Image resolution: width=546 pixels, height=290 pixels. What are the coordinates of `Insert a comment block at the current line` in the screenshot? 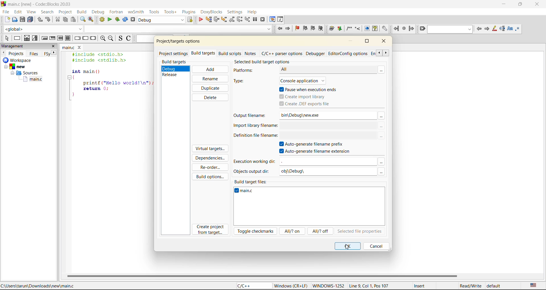 It's located at (349, 29).